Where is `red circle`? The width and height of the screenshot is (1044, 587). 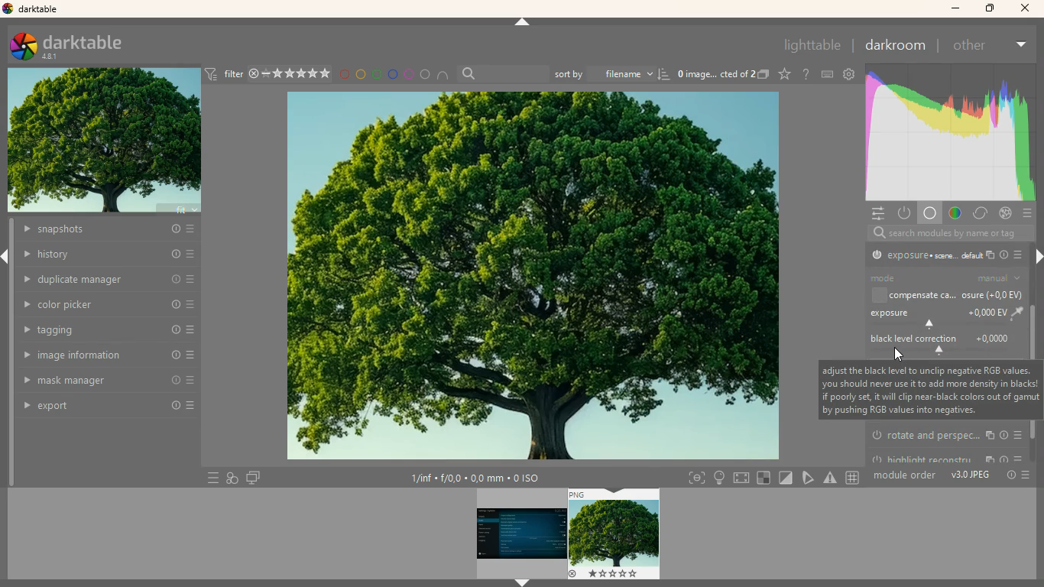 red circle is located at coordinates (344, 75).